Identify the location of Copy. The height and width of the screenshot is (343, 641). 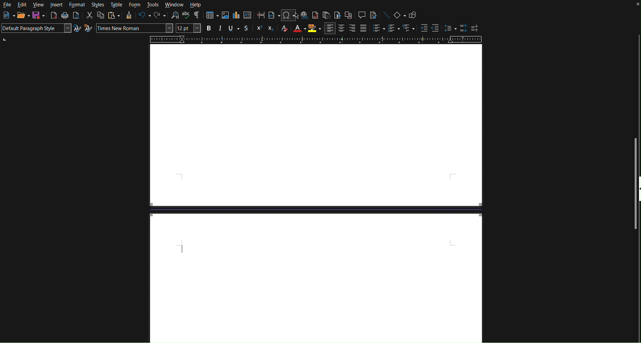
(101, 15).